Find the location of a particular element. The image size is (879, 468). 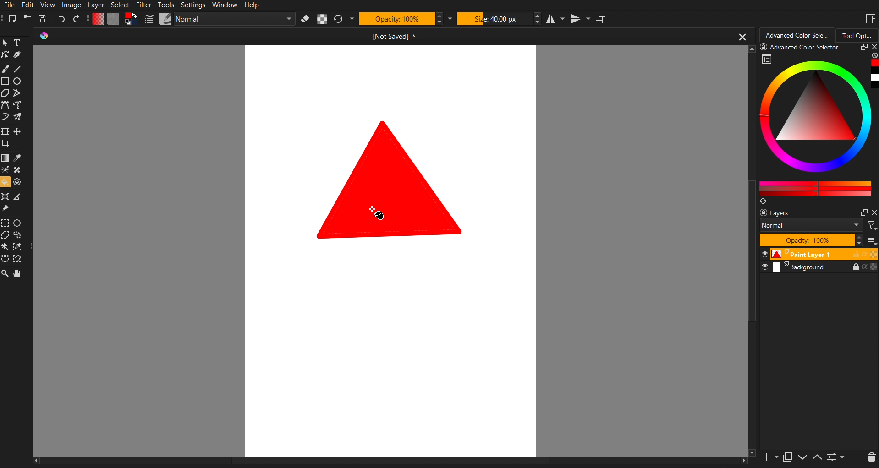

move a layer is located at coordinates (18, 131).